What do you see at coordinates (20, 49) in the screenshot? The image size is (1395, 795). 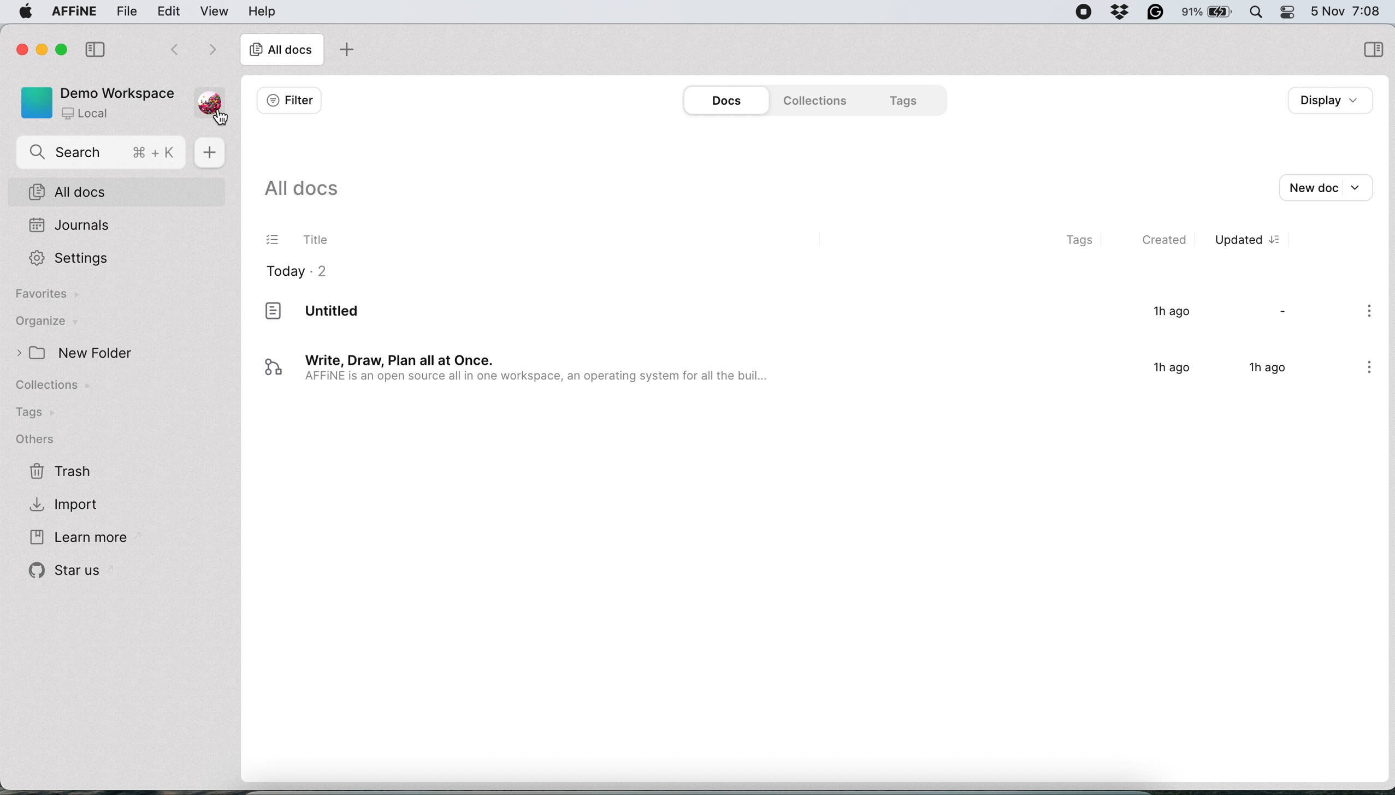 I see `close` at bounding box center [20, 49].